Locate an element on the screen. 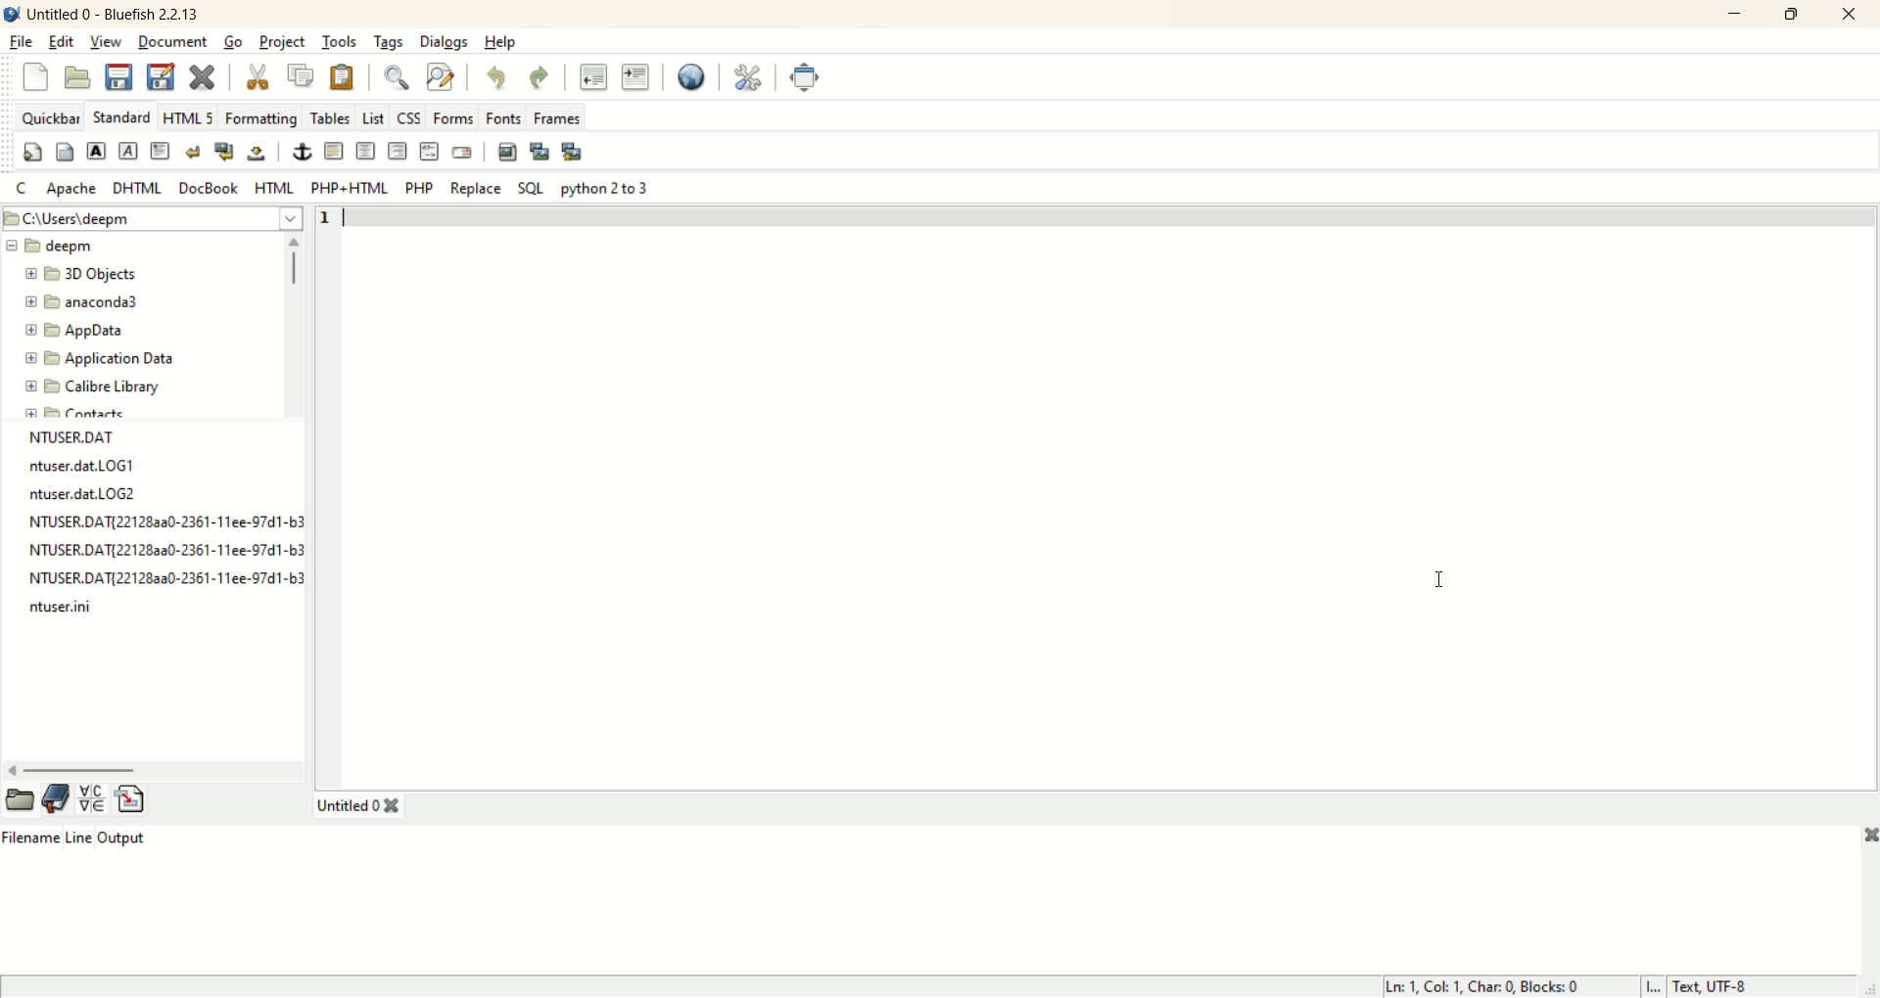 Image resolution: width=1880 pixels, height=998 pixels. anaconda is located at coordinates (88, 302).